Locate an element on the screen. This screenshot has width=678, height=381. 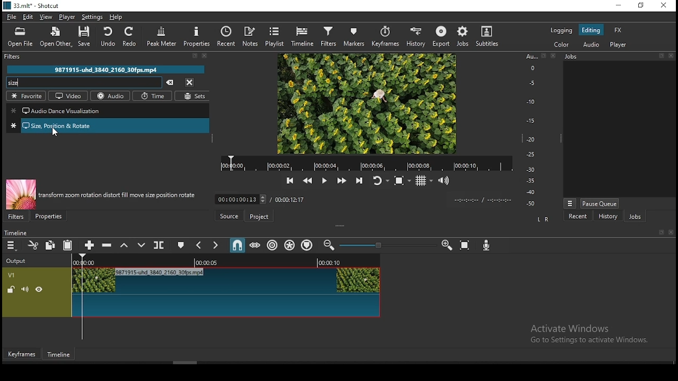
more is located at coordinates (569, 203).